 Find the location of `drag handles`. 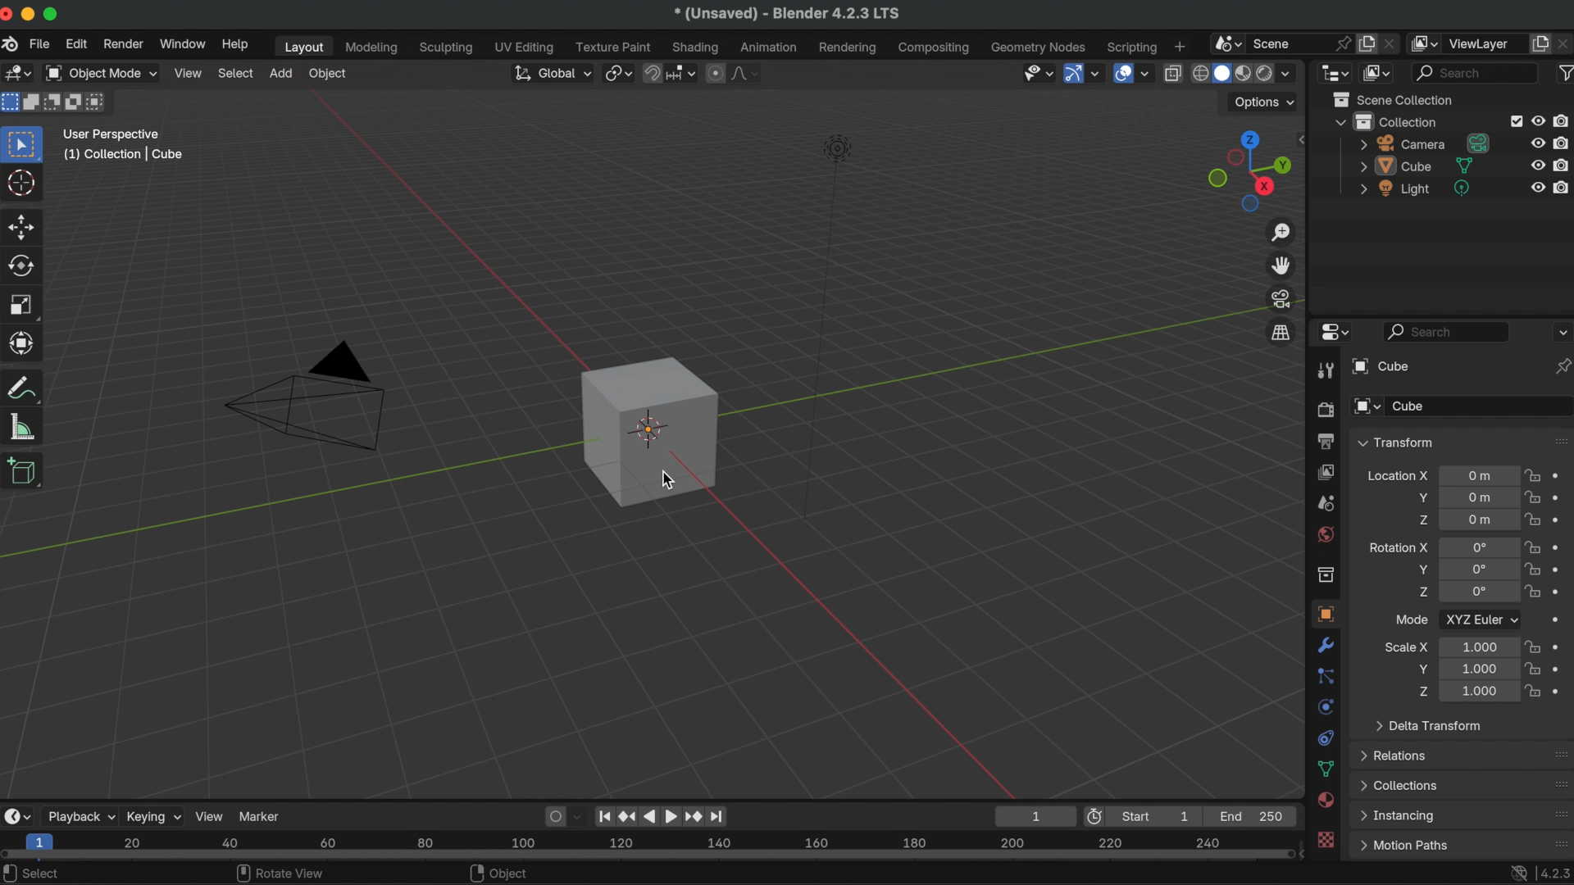

drag handles is located at coordinates (1556, 754).